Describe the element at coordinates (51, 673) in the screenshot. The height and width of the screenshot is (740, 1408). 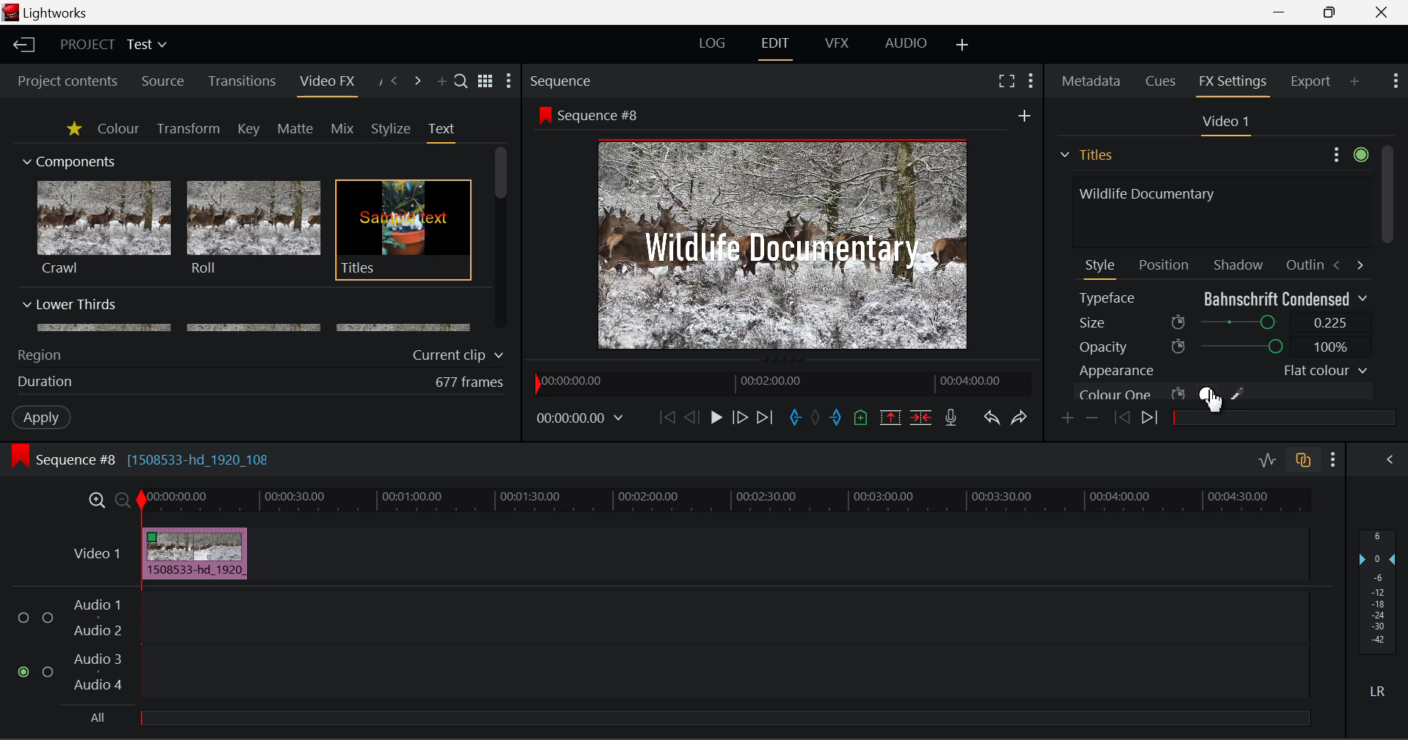
I see `checkbox` at that location.